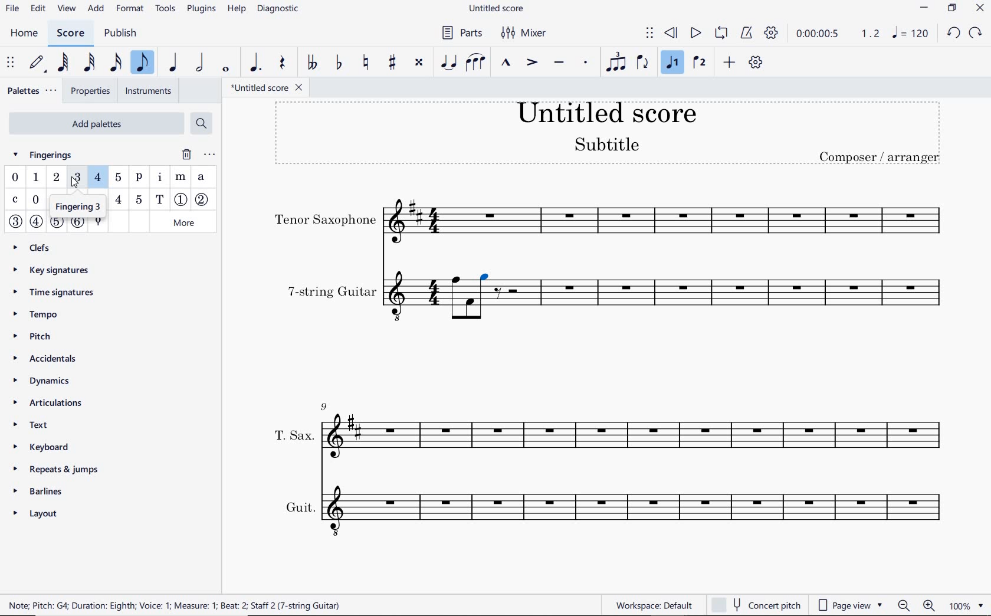 The width and height of the screenshot is (991, 616). What do you see at coordinates (616, 61) in the screenshot?
I see `TUPLET` at bounding box center [616, 61].